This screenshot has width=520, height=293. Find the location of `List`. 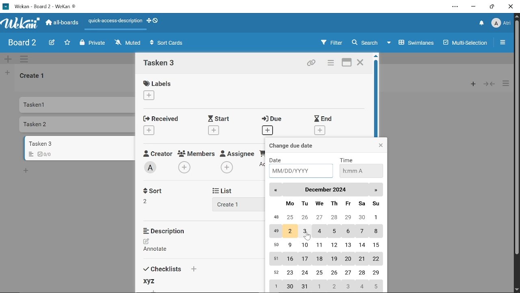

List is located at coordinates (227, 190).